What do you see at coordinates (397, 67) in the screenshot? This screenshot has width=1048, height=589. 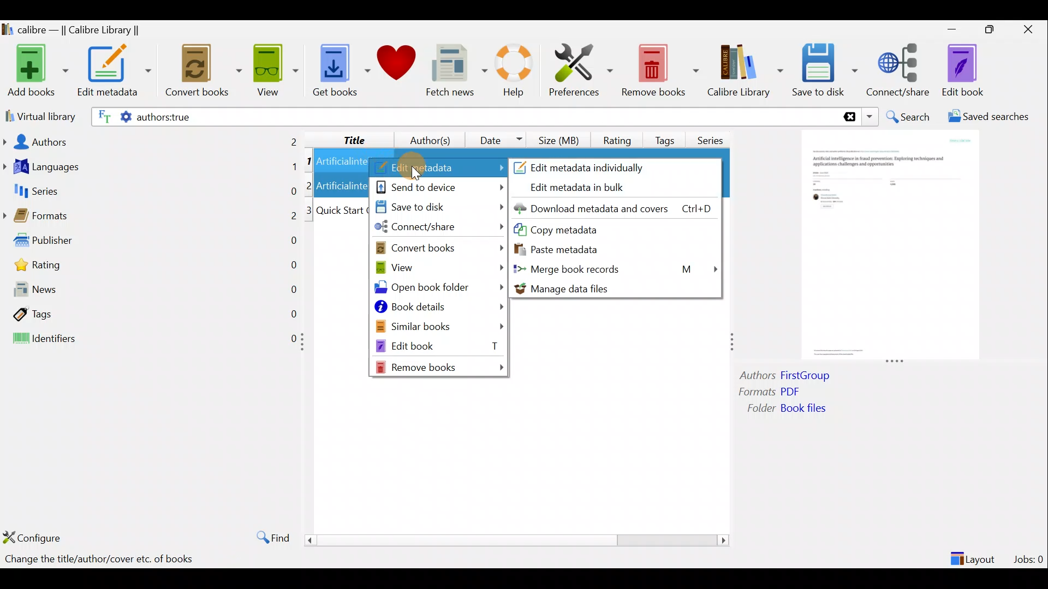 I see `Donate` at bounding box center [397, 67].